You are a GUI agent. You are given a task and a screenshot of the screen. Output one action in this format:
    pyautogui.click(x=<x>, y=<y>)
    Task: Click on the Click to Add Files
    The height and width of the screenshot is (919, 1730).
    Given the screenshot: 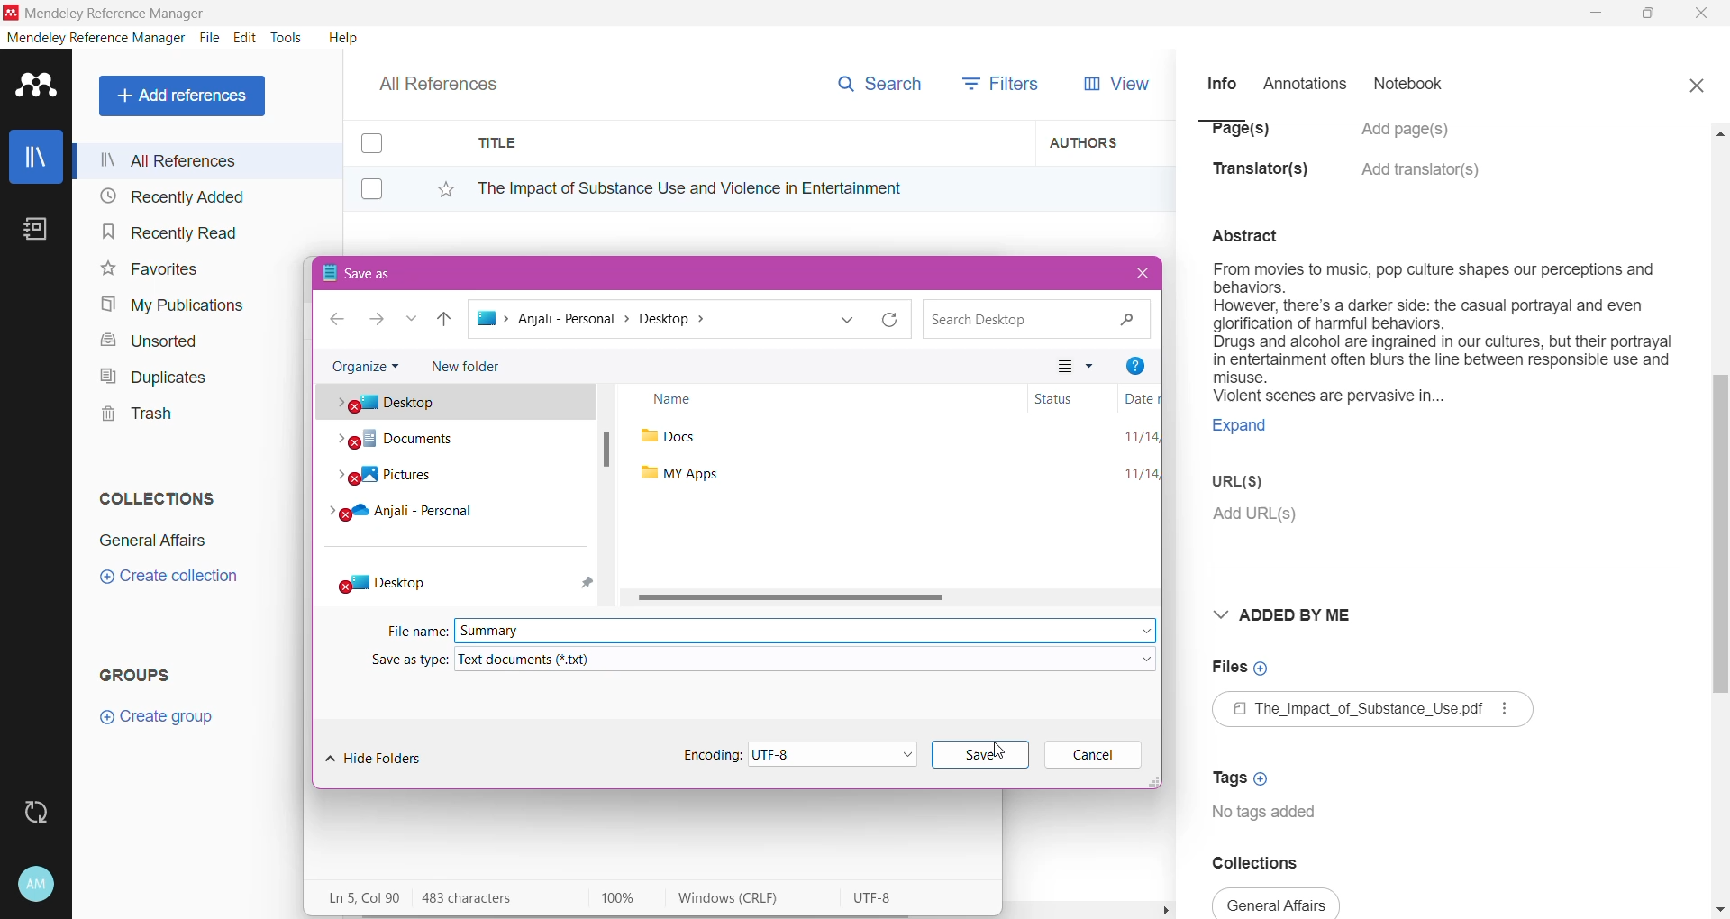 What is the action you would take?
    pyautogui.click(x=1241, y=669)
    